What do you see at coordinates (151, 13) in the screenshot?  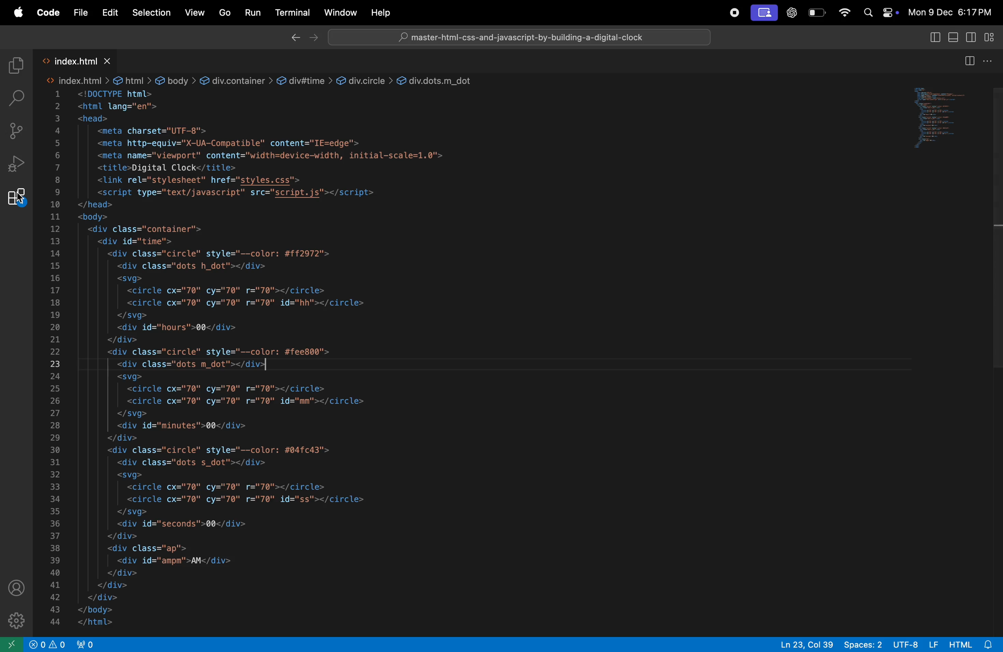 I see `selection` at bounding box center [151, 13].